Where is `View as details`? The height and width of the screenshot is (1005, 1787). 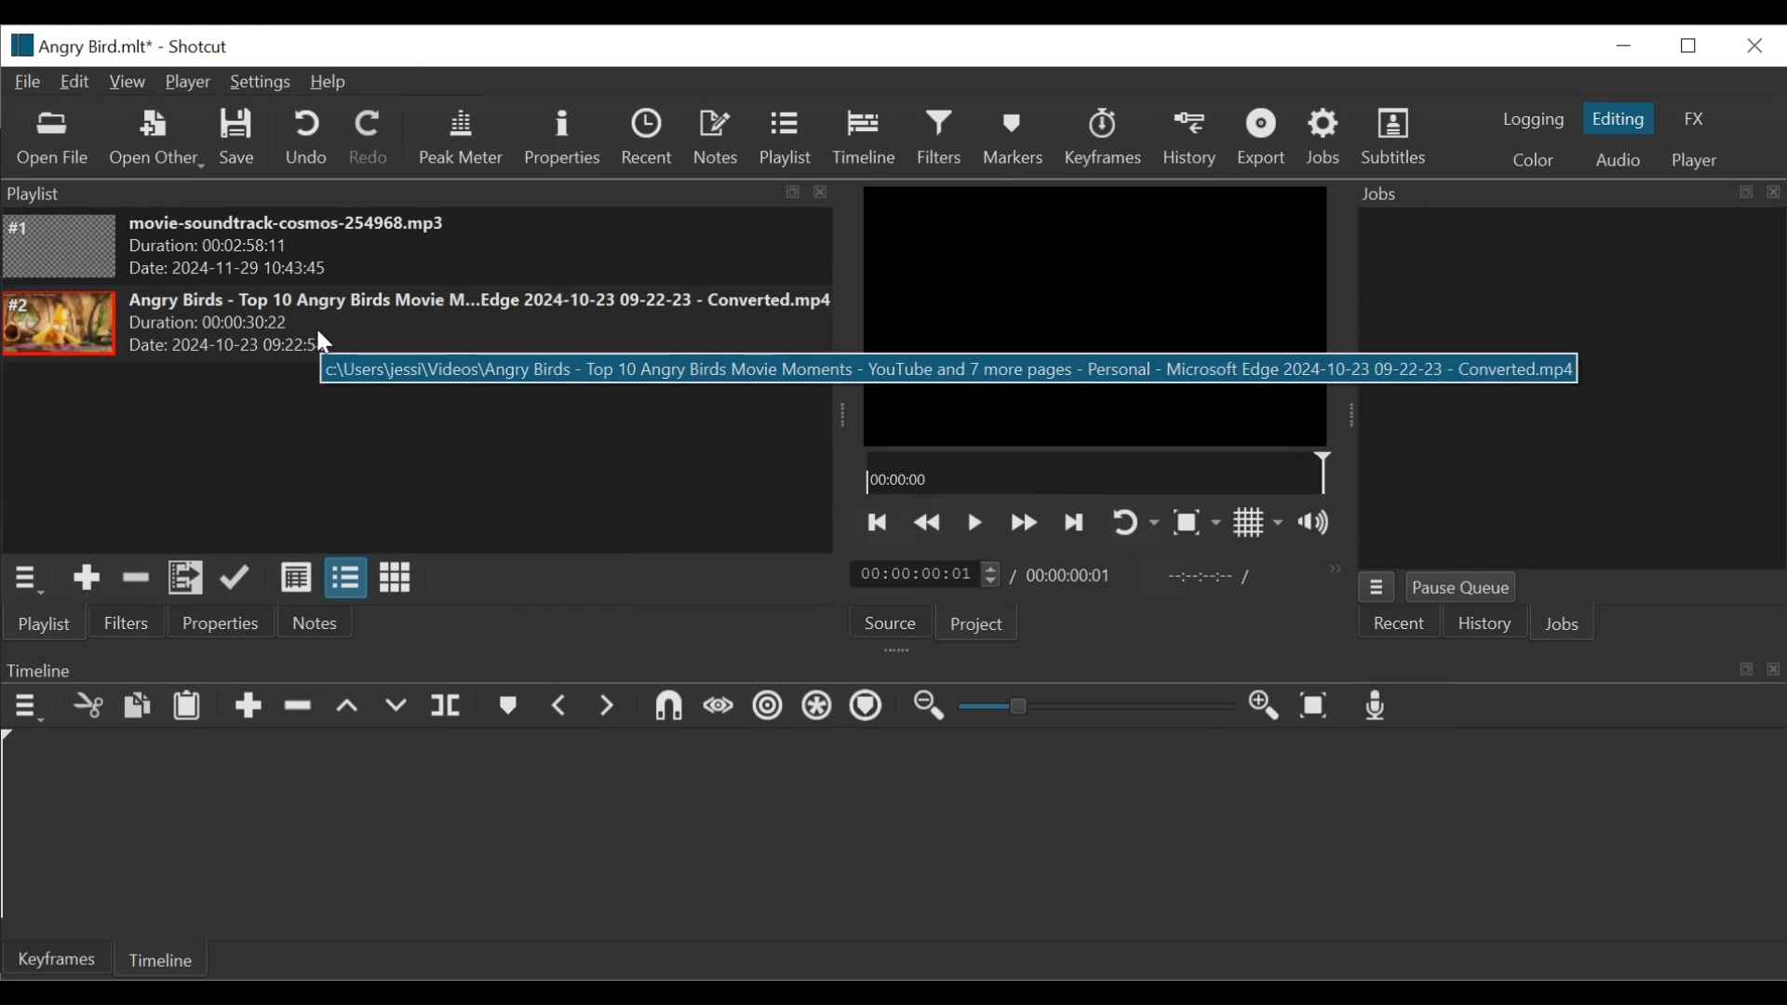
View as details is located at coordinates (295, 580).